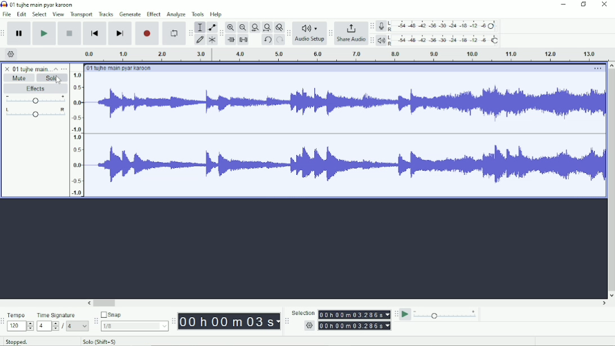  Describe the element at coordinates (69, 33) in the screenshot. I see `Stop` at that location.